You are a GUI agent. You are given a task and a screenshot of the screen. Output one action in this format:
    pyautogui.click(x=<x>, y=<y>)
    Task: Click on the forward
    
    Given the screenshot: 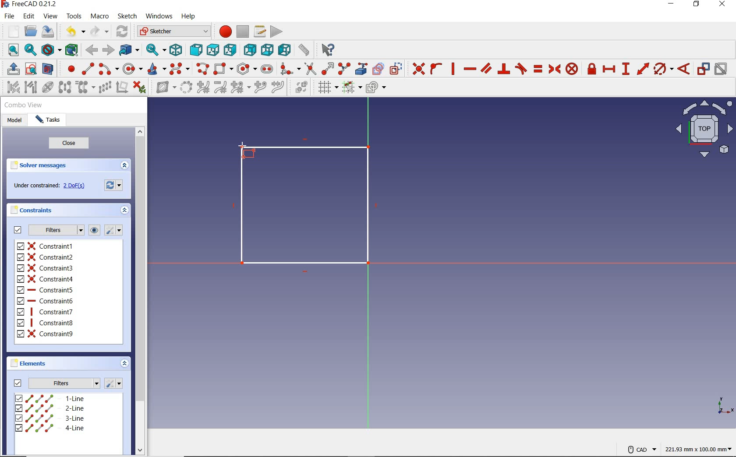 What is the action you would take?
    pyautogui.click(x=109, y=50)
    